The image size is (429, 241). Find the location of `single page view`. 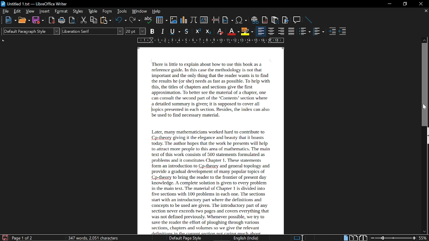

single page view is located at coordinates (345, 238).